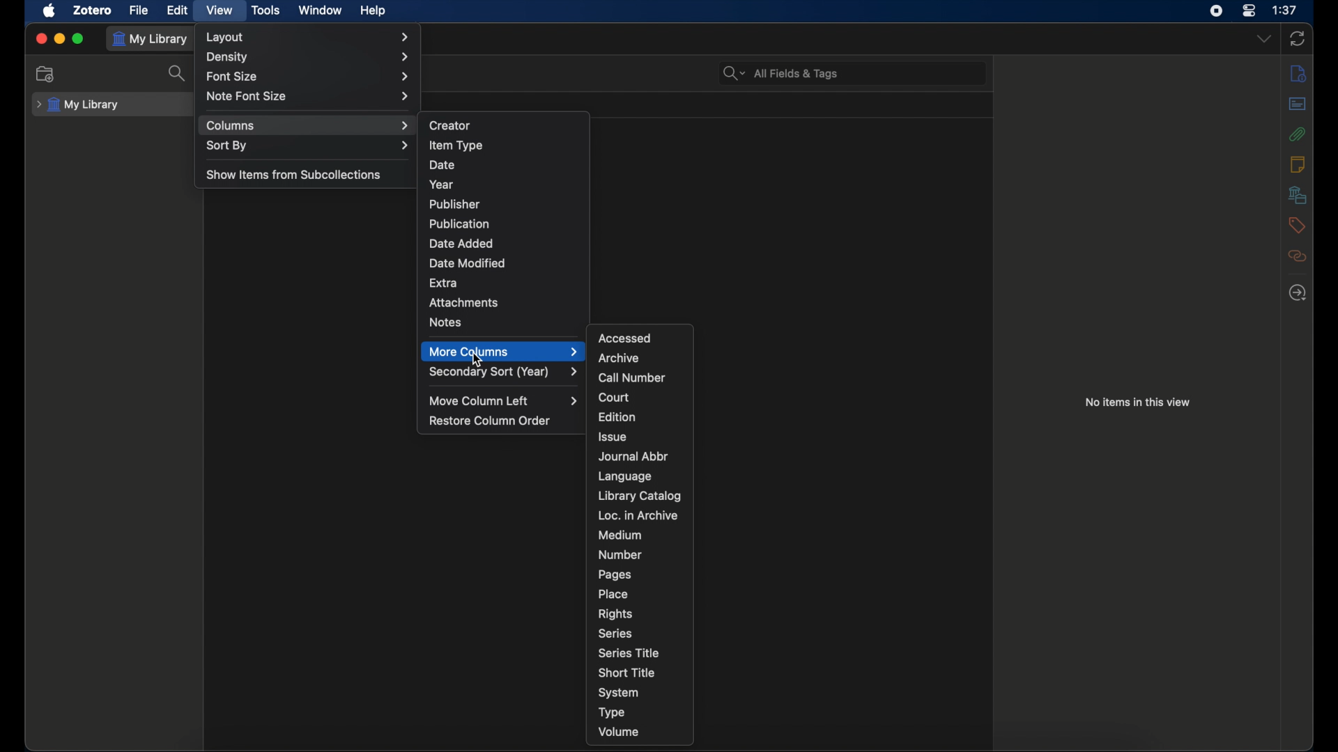 The height and width of the screenshot is (752, 1338). What do you see at coordinates (309, 76) in the screenshot?
I see `font size` at bounding box center [309, 76].